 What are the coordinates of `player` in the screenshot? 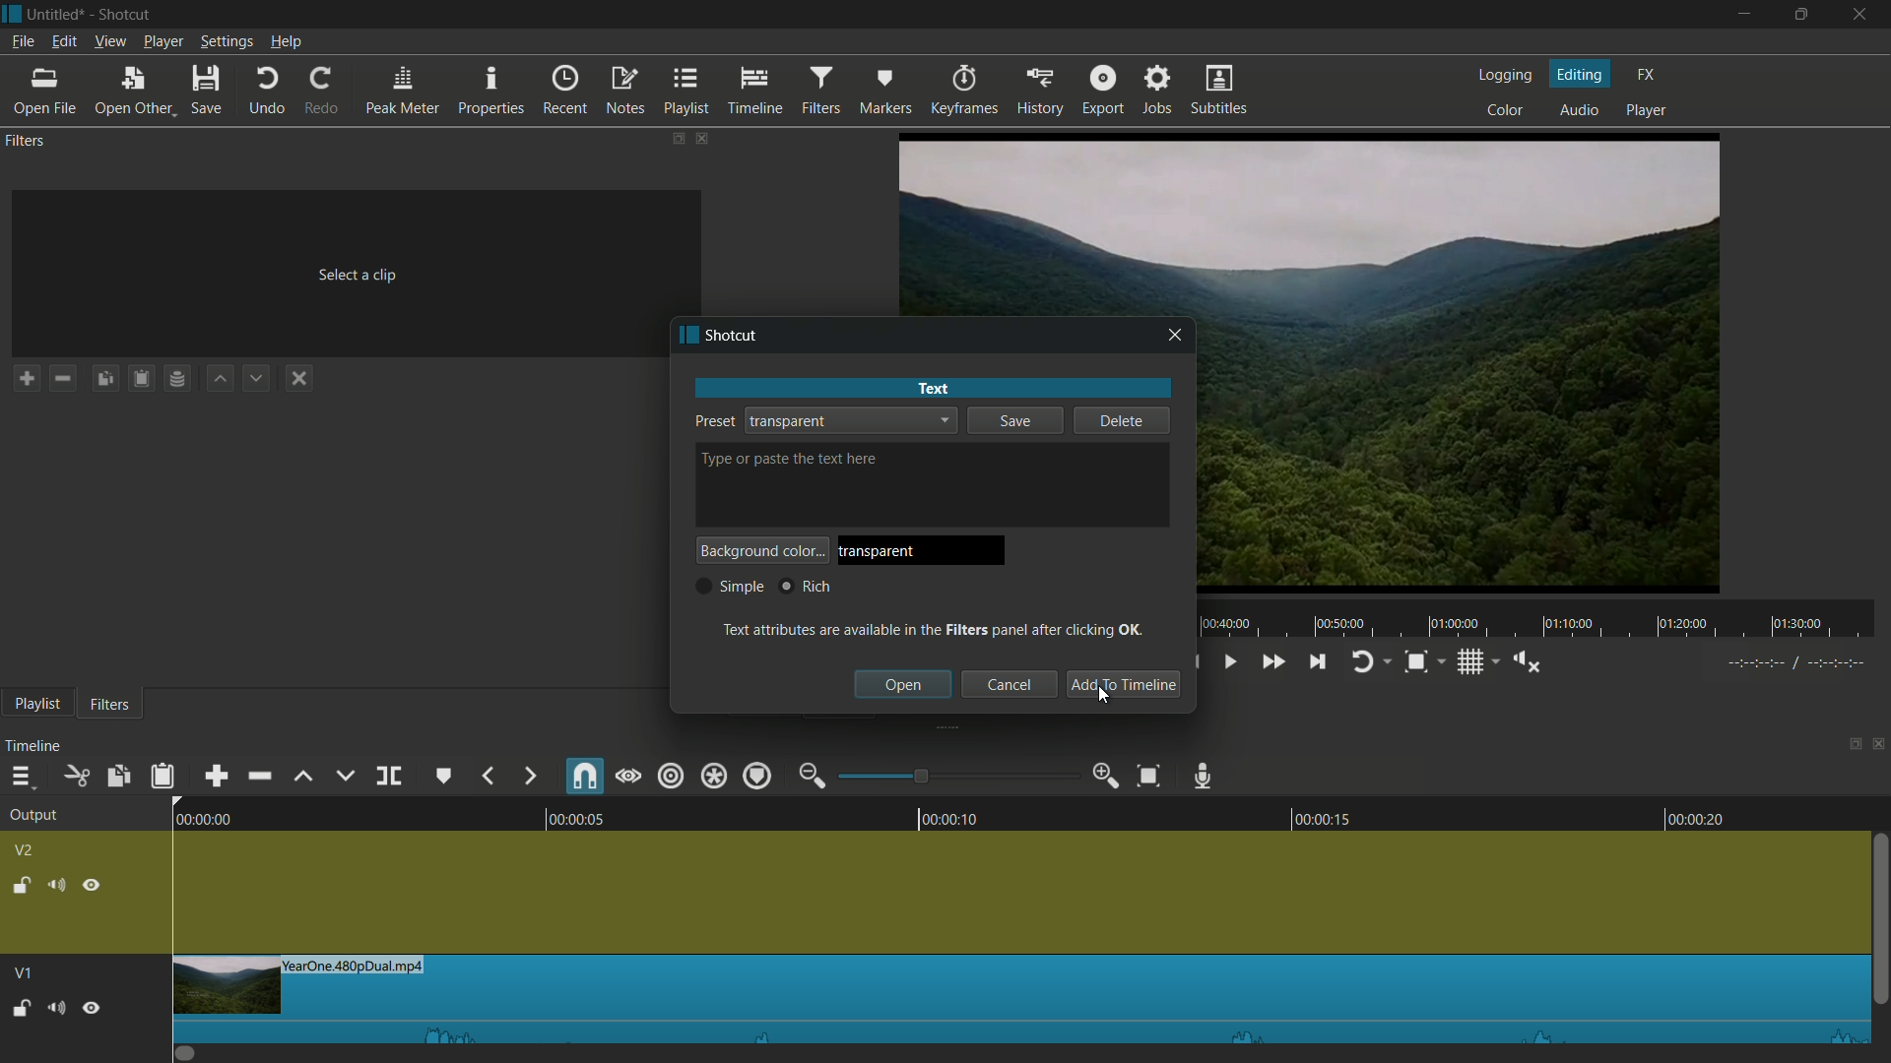 It's located at (1647, 111).